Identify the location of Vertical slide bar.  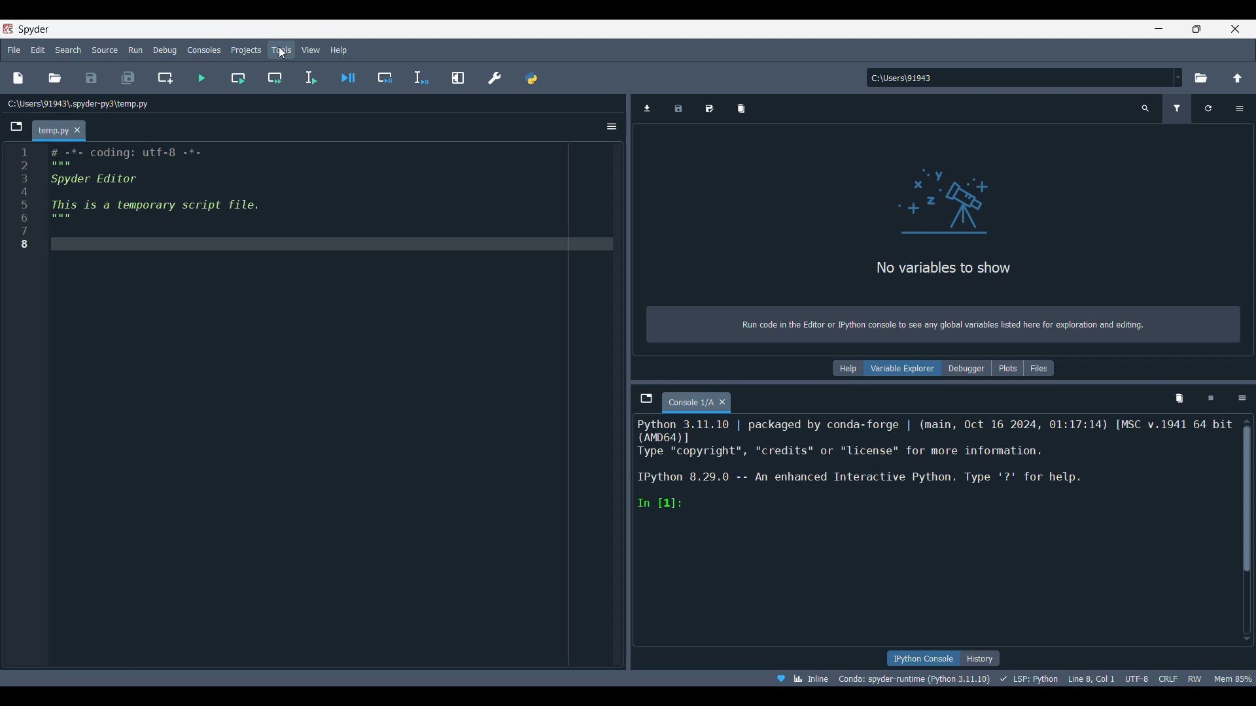
(1247, 530).